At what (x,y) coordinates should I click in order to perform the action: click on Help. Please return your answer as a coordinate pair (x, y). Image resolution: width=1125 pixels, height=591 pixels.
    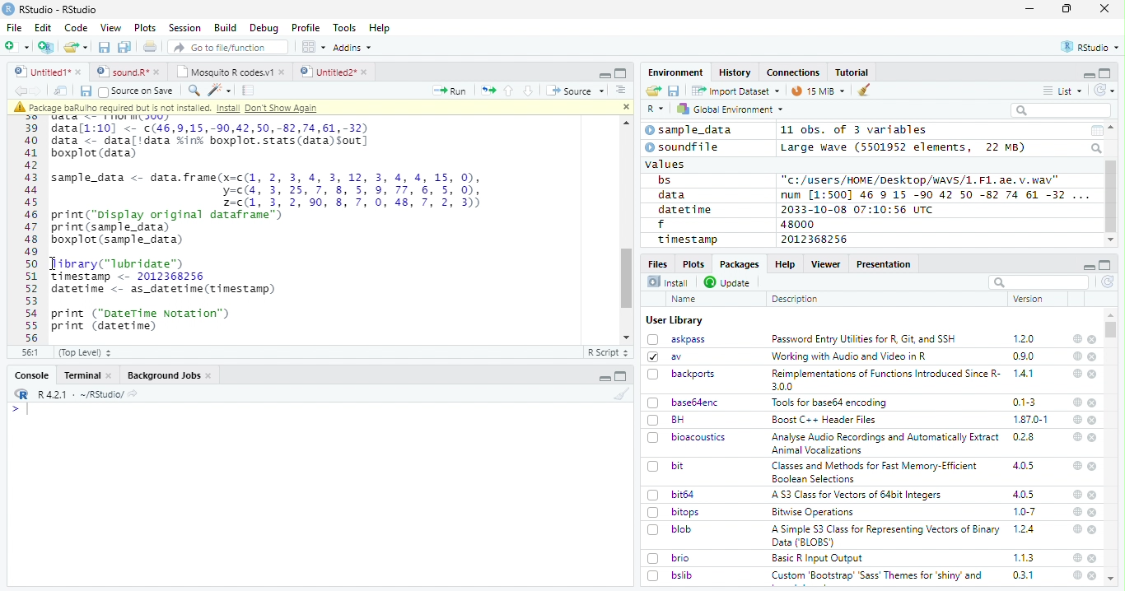
    Looking at the image, I should click on (784, 263).